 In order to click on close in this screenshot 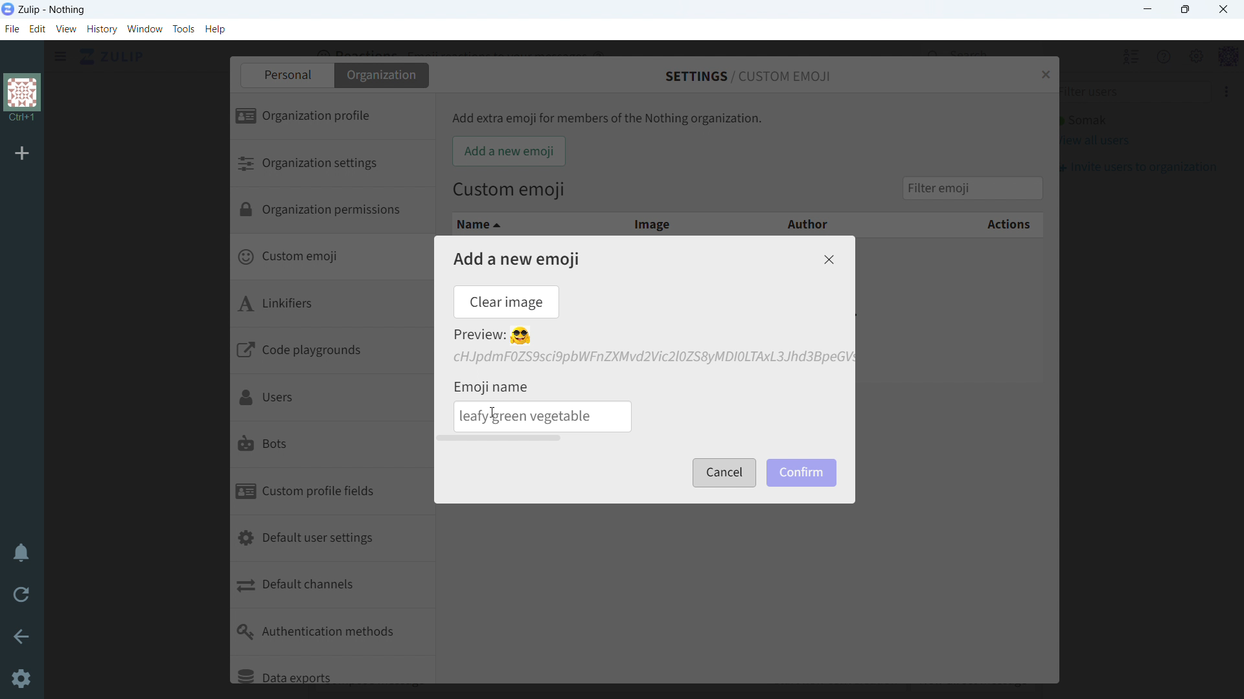, I will do `click(828, 260)`.